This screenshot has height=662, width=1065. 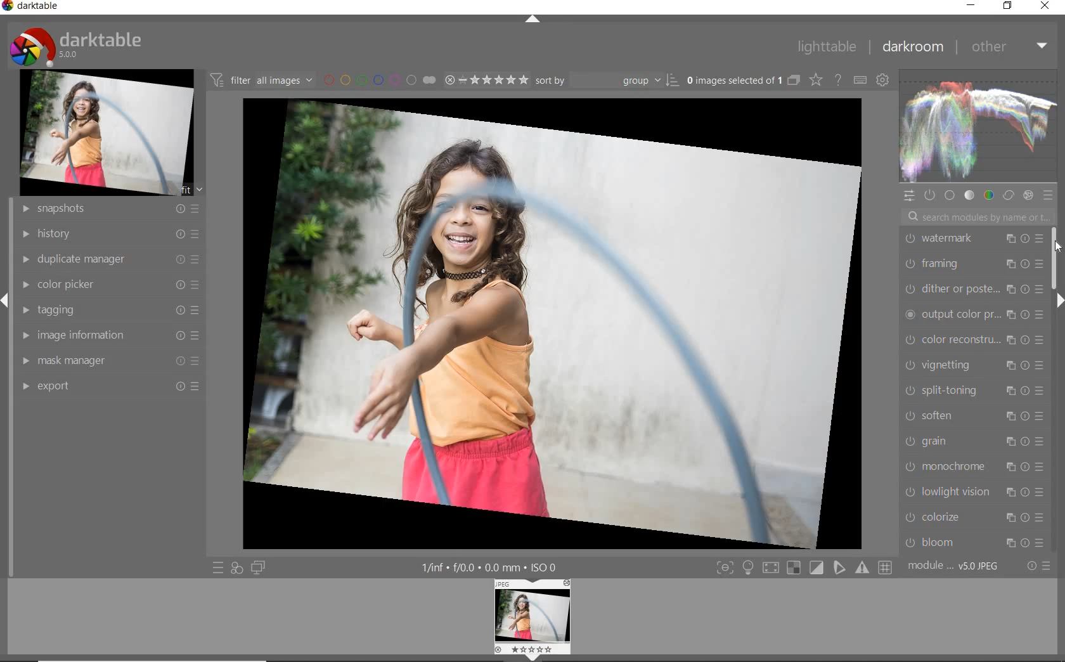 I want to click on bloom, so click(x=972, y=542).